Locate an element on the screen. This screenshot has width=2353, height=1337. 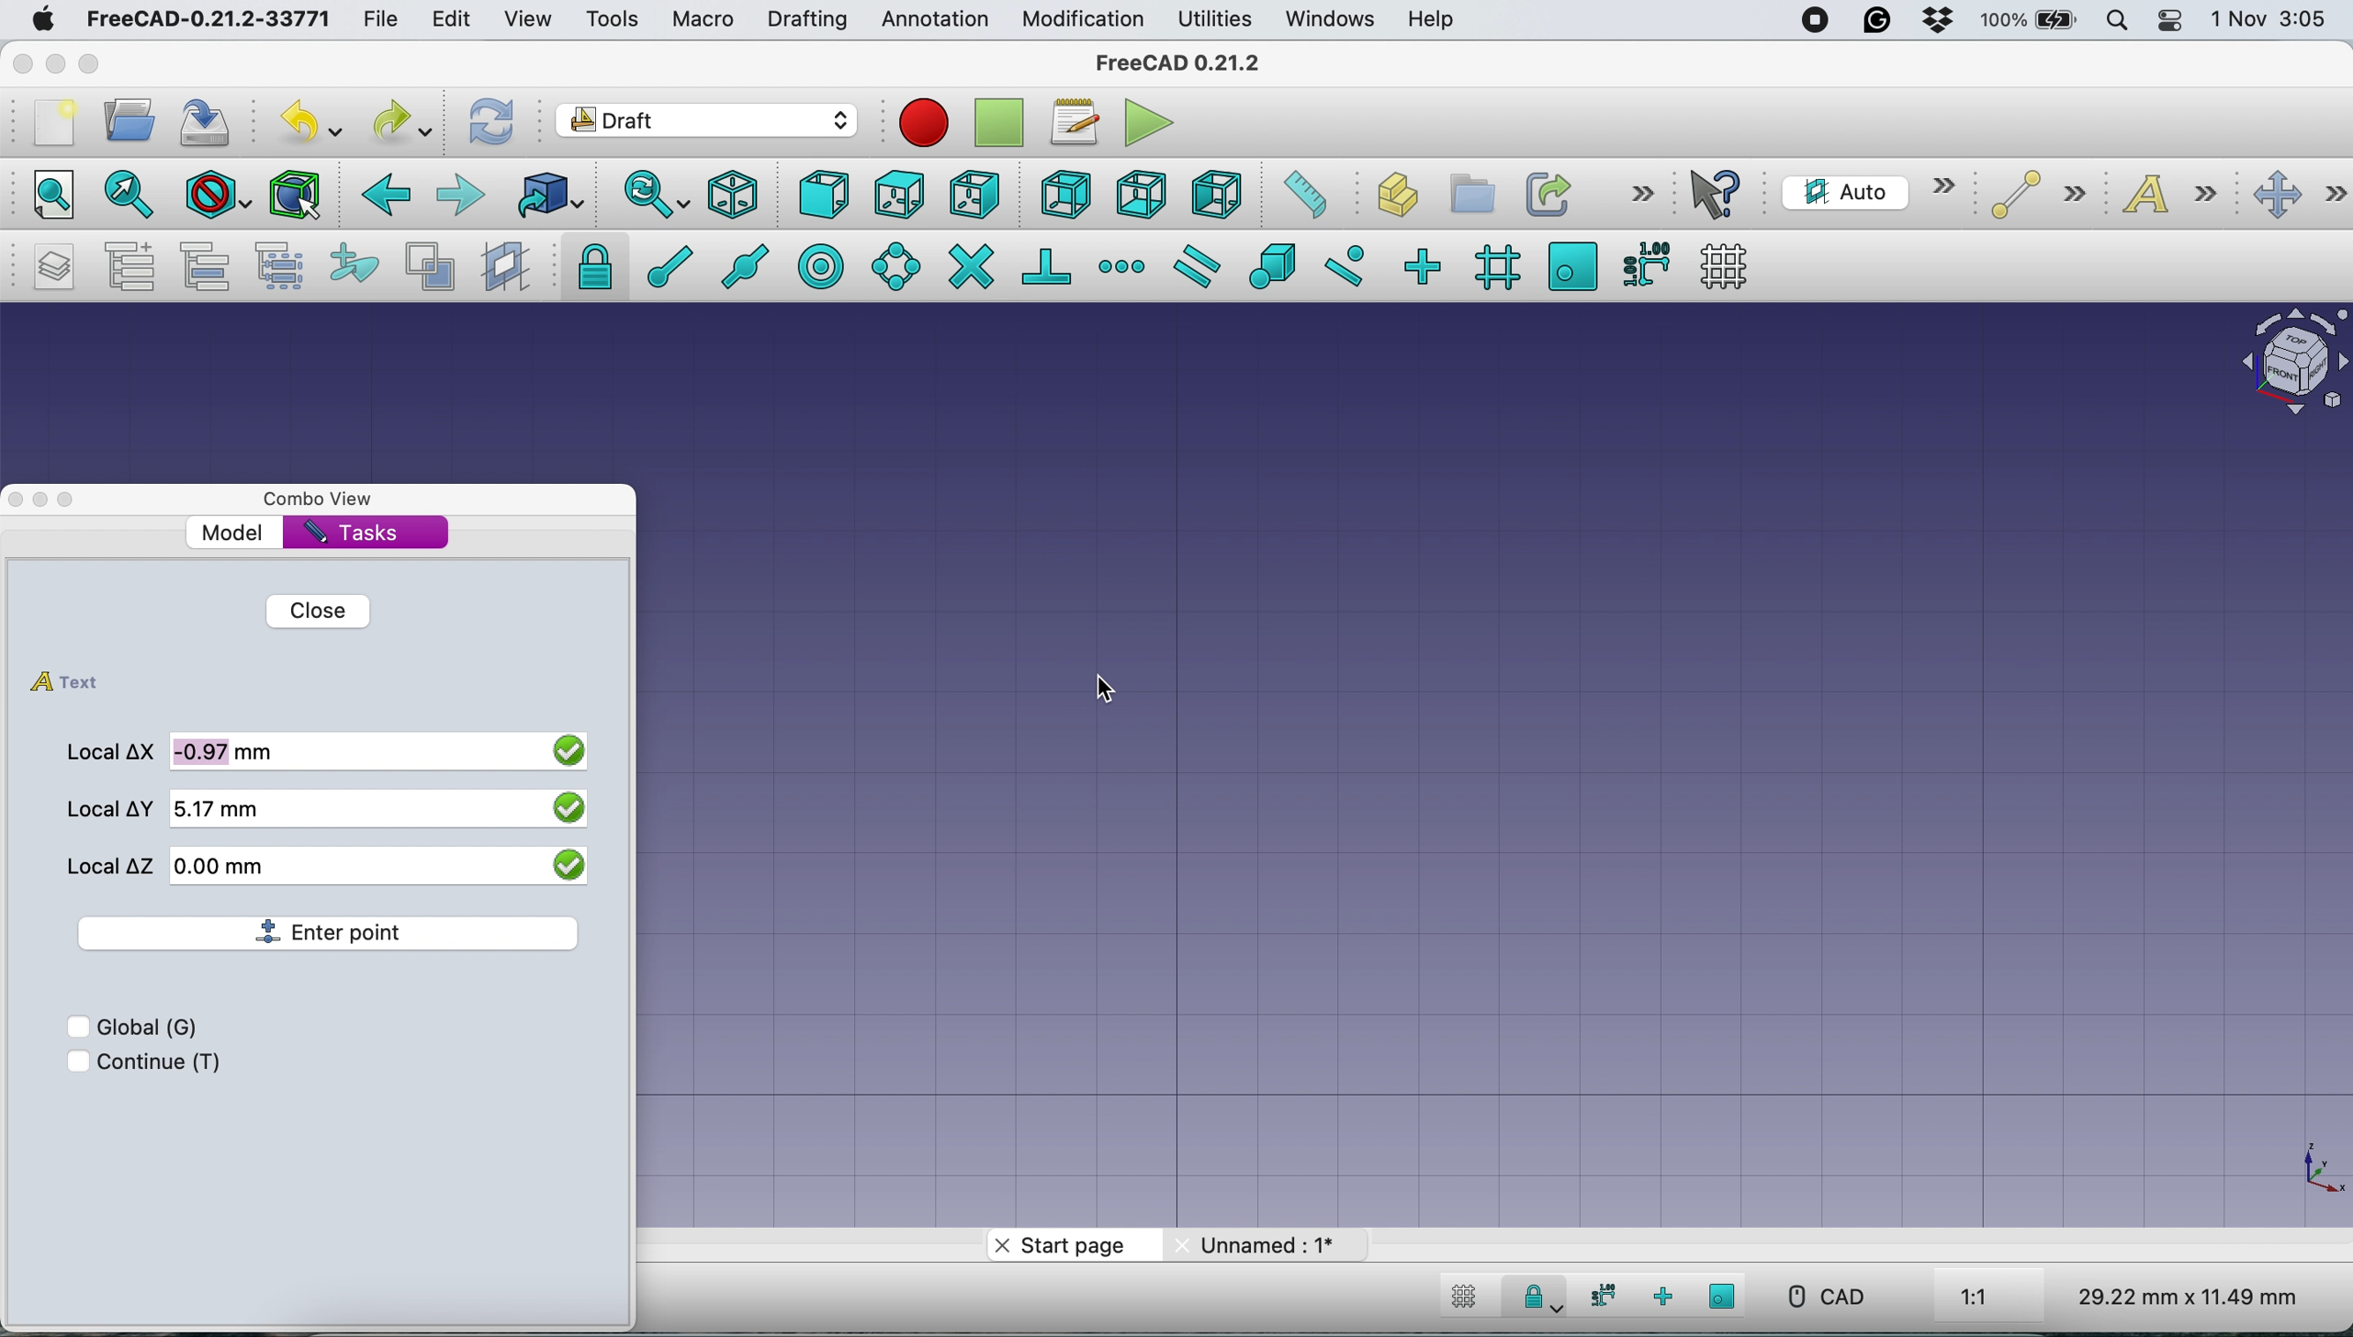
record macros is located at coordinates (918, 122).